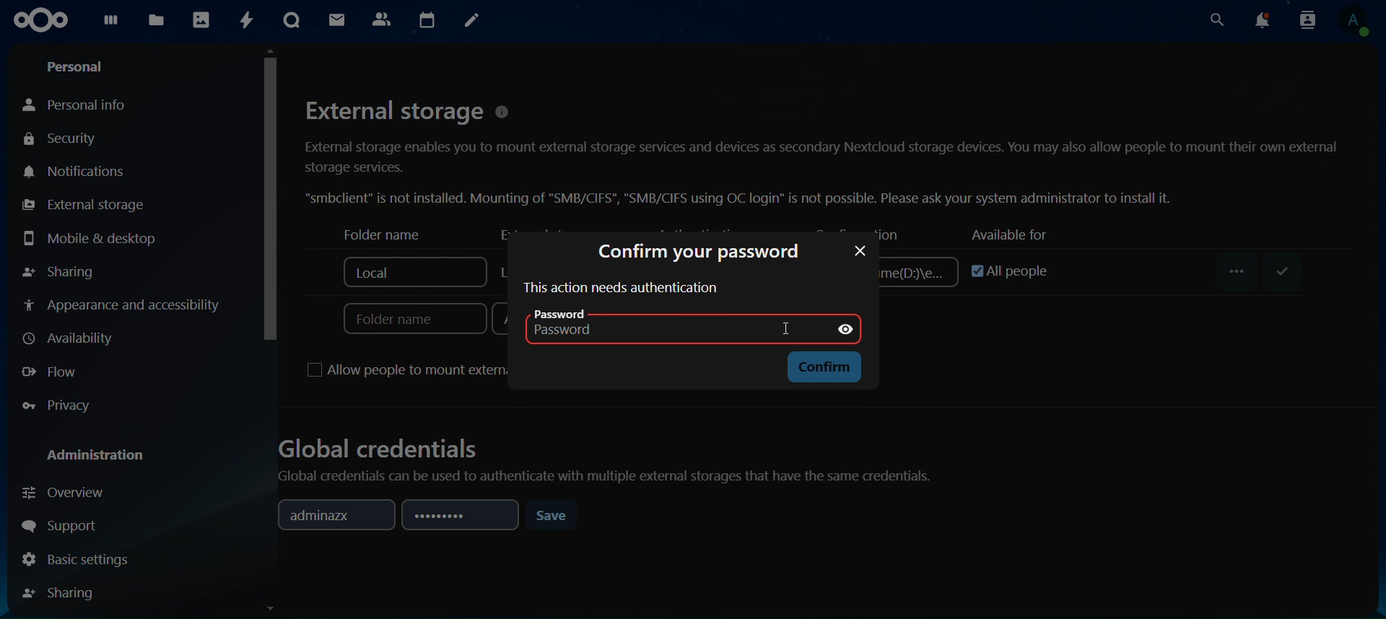 The height and width of the screenshot is (619, 1386). Describe the element at coordinates (374, 234) in the screenshot. I see `folder name` at that location.